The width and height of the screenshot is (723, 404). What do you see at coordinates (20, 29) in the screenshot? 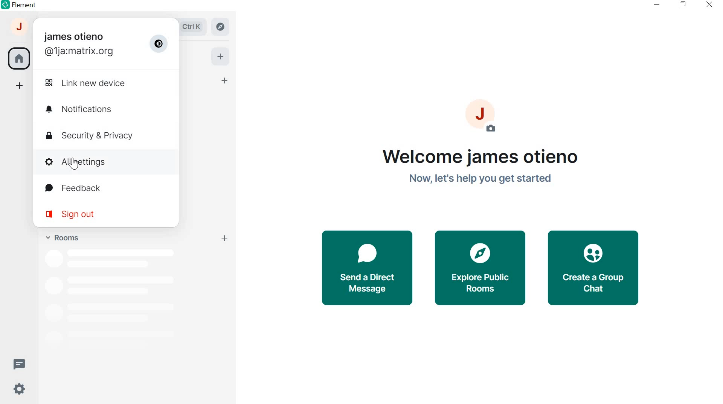
I see `ACCOUNT` at bounding box center [20, 29].